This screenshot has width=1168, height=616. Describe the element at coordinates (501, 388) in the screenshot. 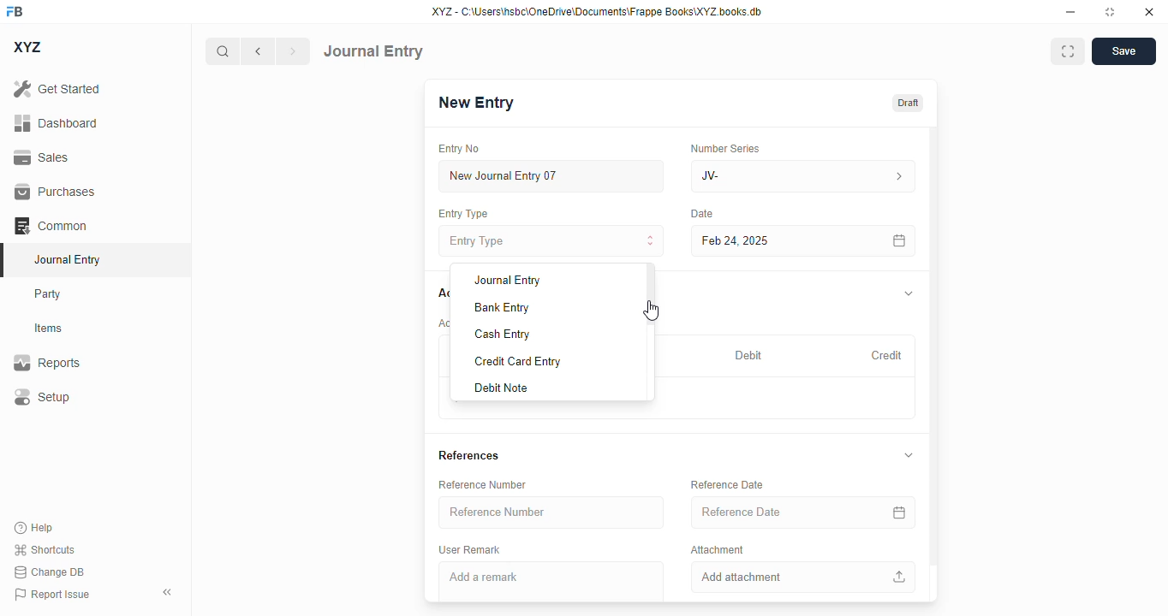

I see `debit note` at that location.